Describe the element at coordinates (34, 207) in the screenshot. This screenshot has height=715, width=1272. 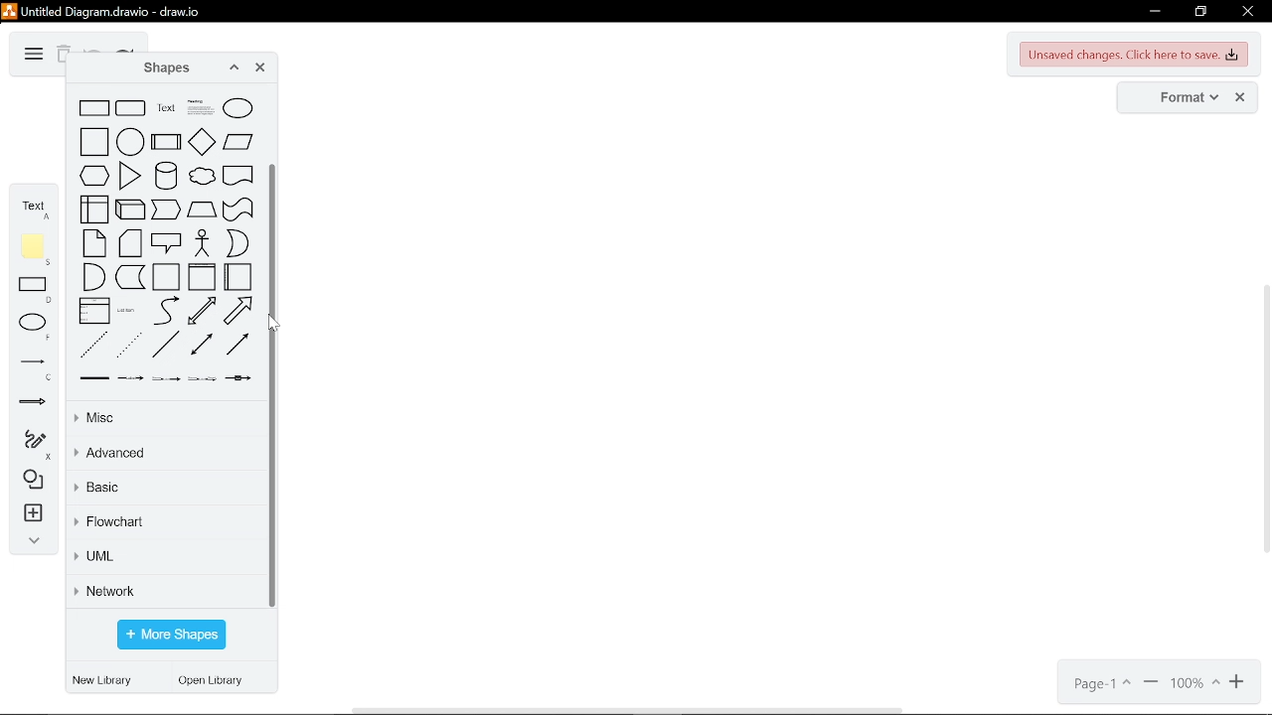
I see `text` at that location.